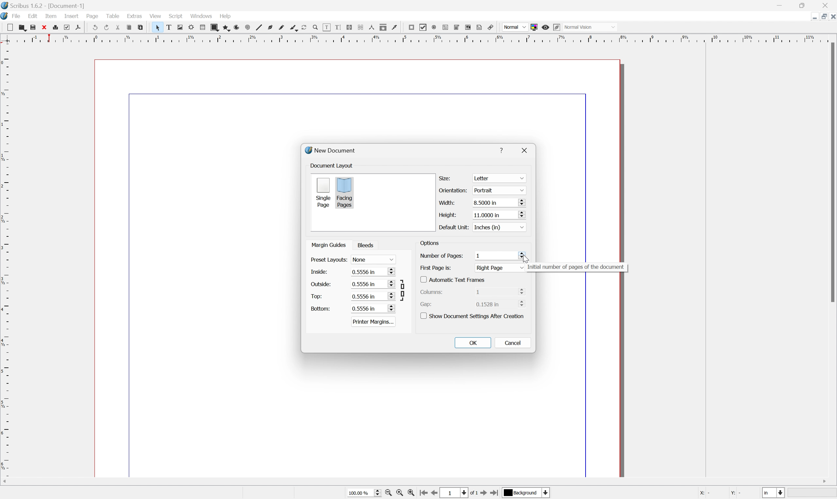 This screenshot has height=499, width=837. I want to click on Extras, so click(135, 16).